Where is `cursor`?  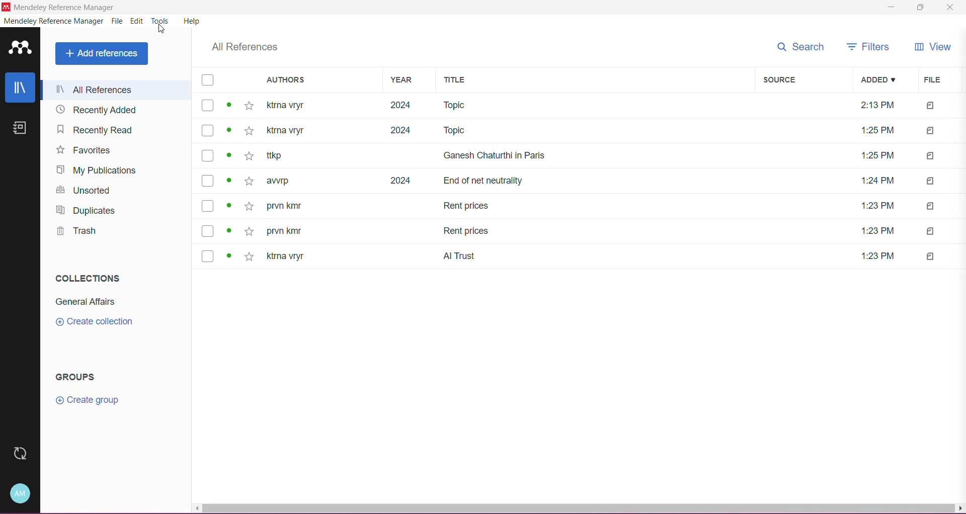 cursor is located at coordinates (159, 31).